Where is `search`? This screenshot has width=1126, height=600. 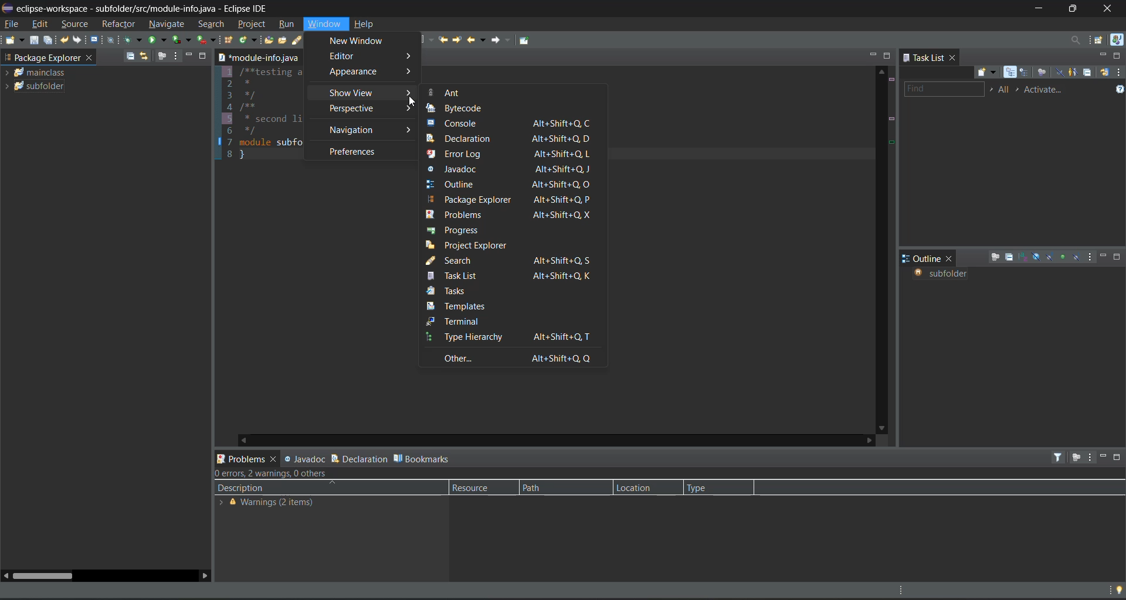 search is located at coordinates (304, 40).